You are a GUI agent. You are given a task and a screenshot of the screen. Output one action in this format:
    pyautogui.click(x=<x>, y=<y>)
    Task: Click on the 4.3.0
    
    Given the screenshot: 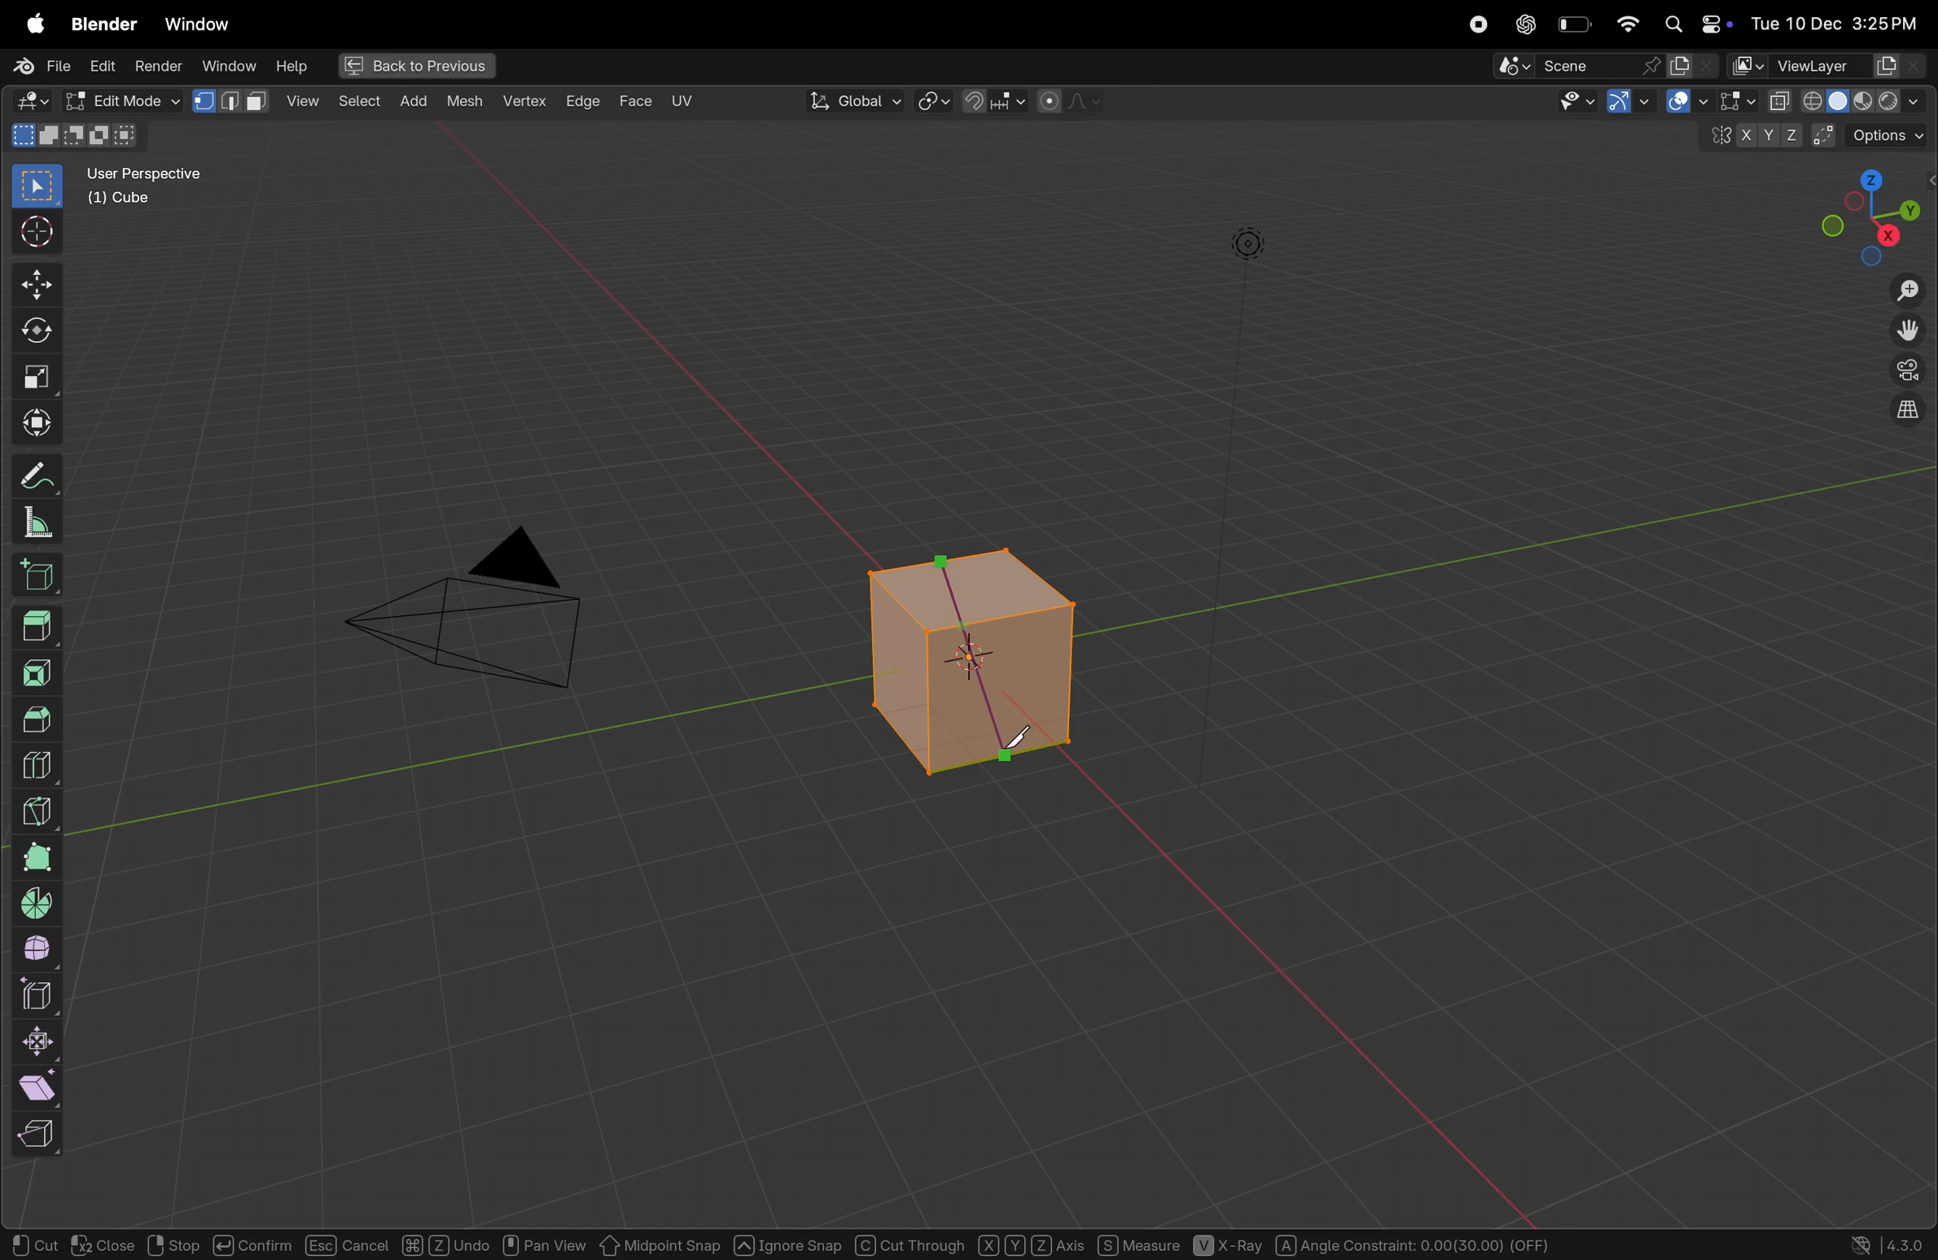 What is the action you would take?
    pyautogui.click(x=1910, y=1244)
    